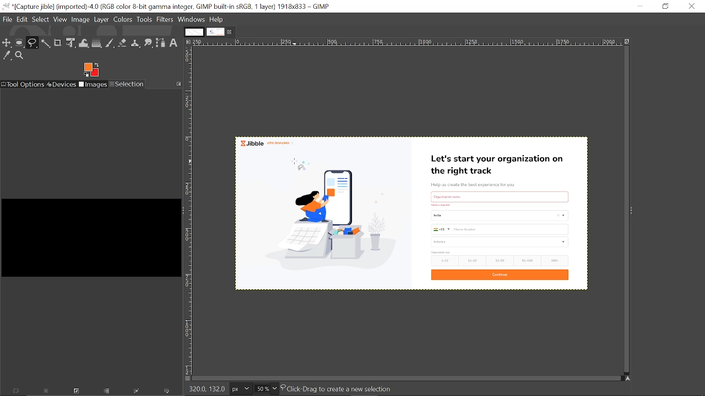 The height and width of the screenshot is (396, 705). What do you see at coordinates (240, 389) in the screenshot?
I see `Current image units` at bounding box center [240, 389].